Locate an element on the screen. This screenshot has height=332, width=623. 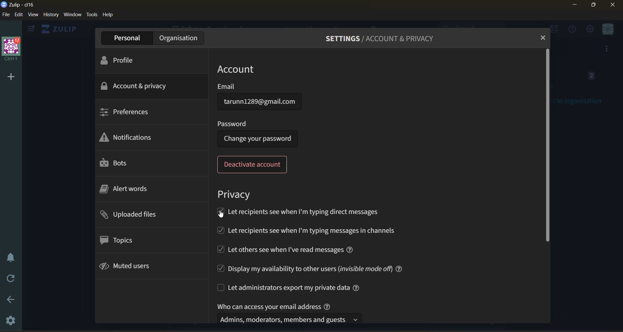
reload is located at coordinates (11, 279).